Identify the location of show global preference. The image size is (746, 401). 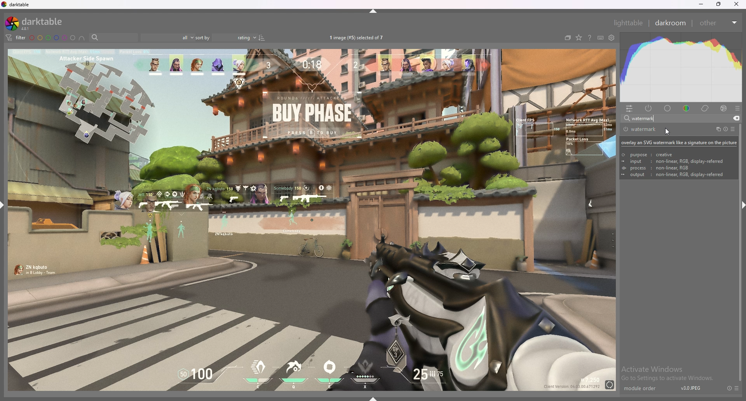
(612, 38).